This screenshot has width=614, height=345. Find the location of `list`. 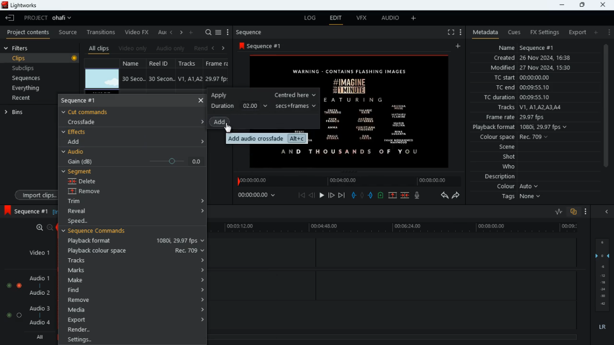

list is located at coordinates (218, 33).